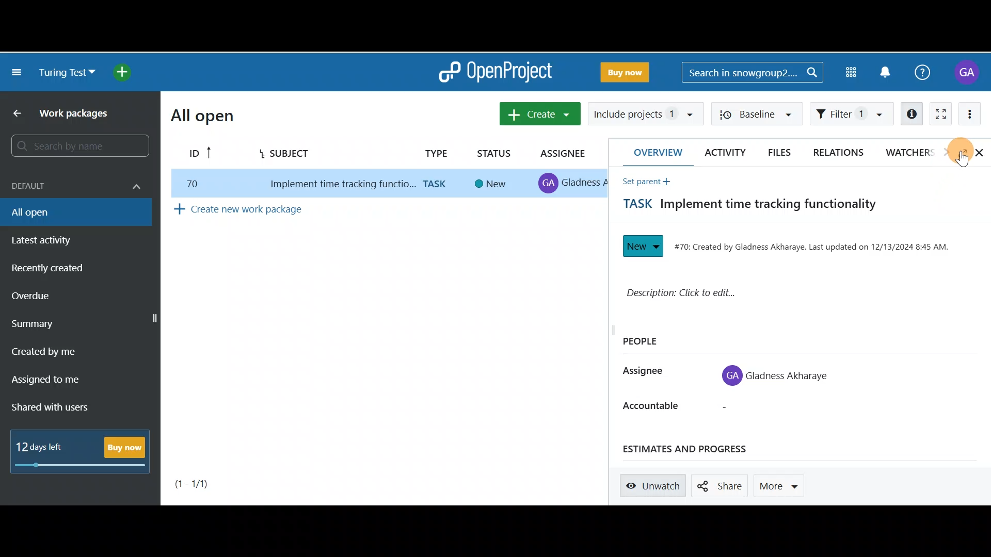 This screenshot has height=557, width=991. What do you see at coordinates (772, 204) in the screenshot?
I see `Implement time tracking functionality` at bounding box center [772, 204].